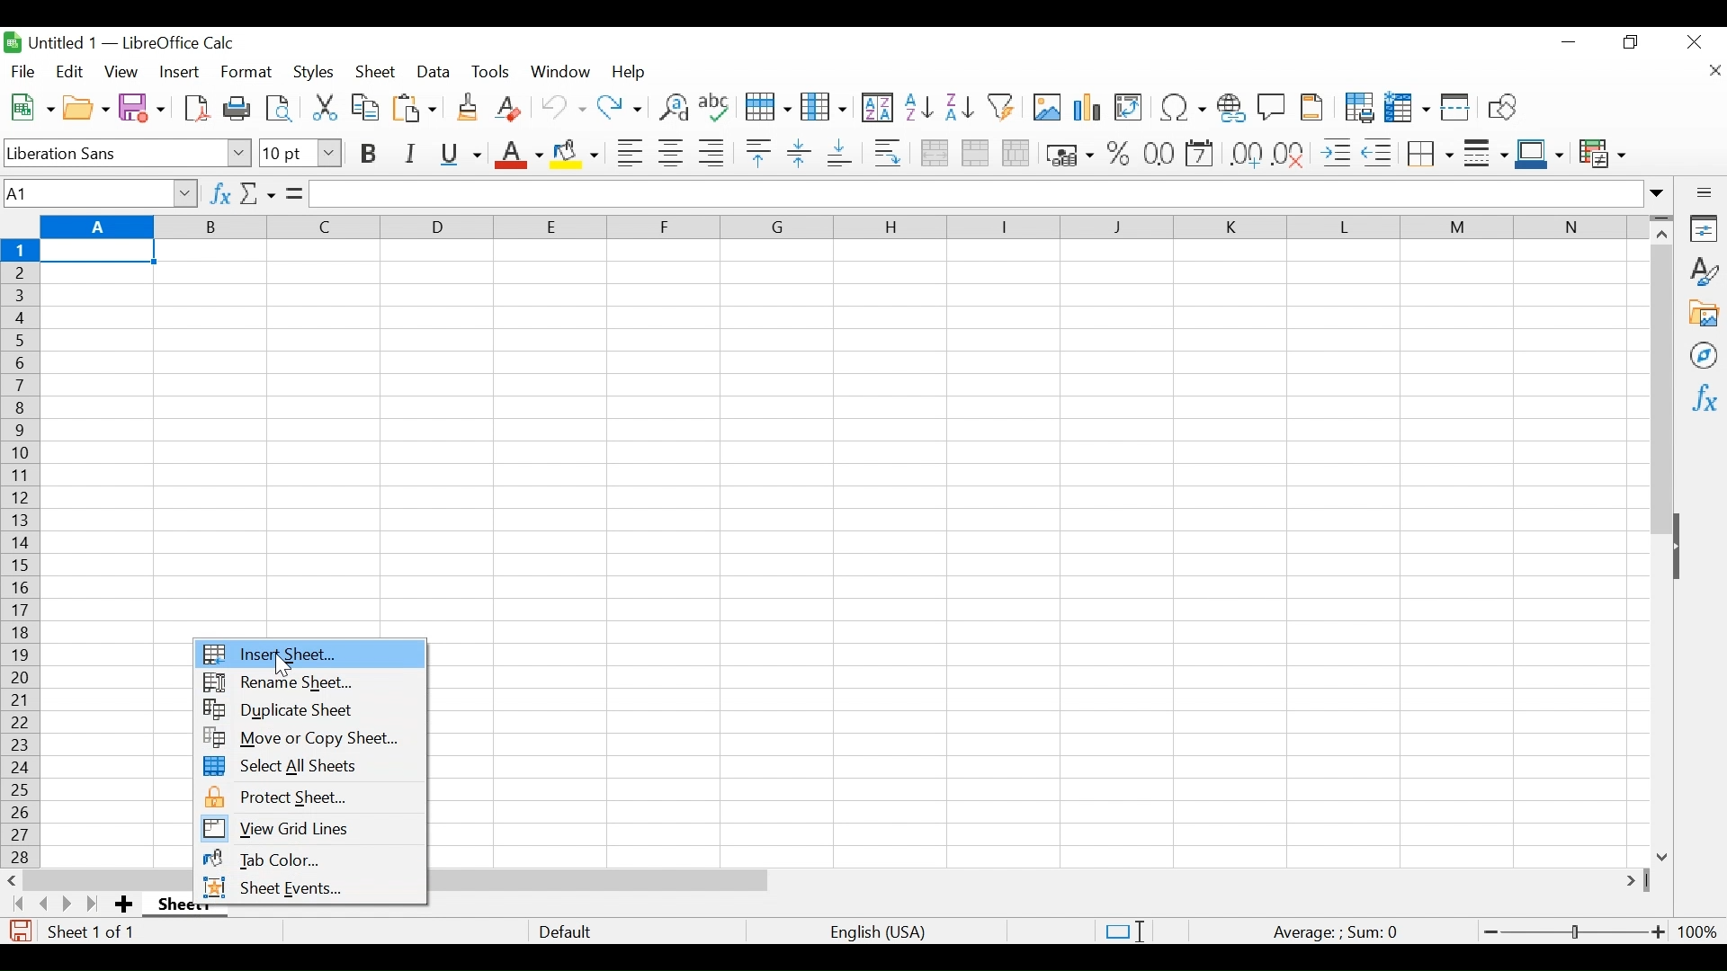 The height and width of the screenshot is (971, 1727). What do you see at coordinates (219, 193) in the screenshot?
I see `Function Wizard` at bounding box center [219, 193].